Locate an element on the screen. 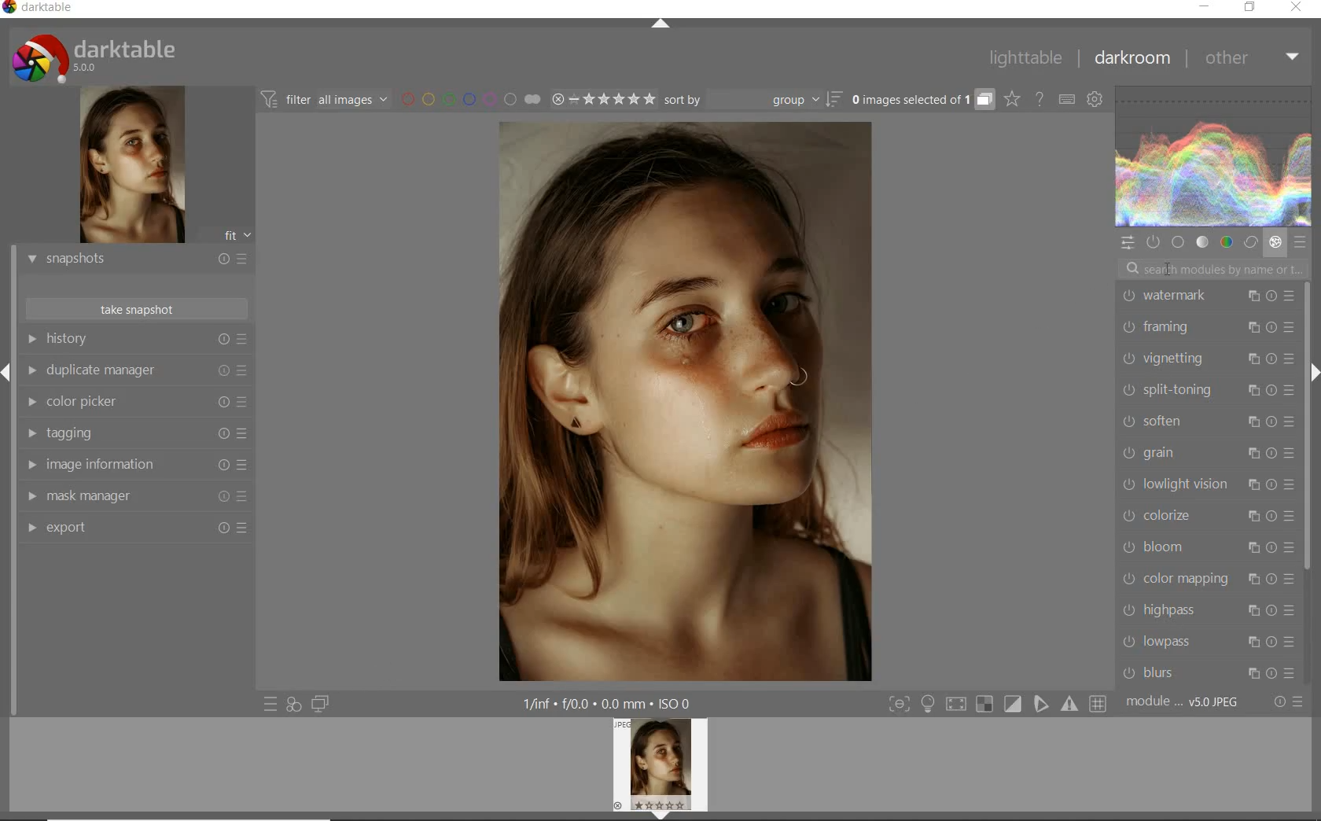  duplicate manager is located at coordinates (136, 373).